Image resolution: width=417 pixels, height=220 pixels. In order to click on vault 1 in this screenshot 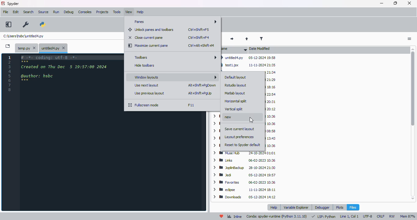, I will do `click(271, 109)`.